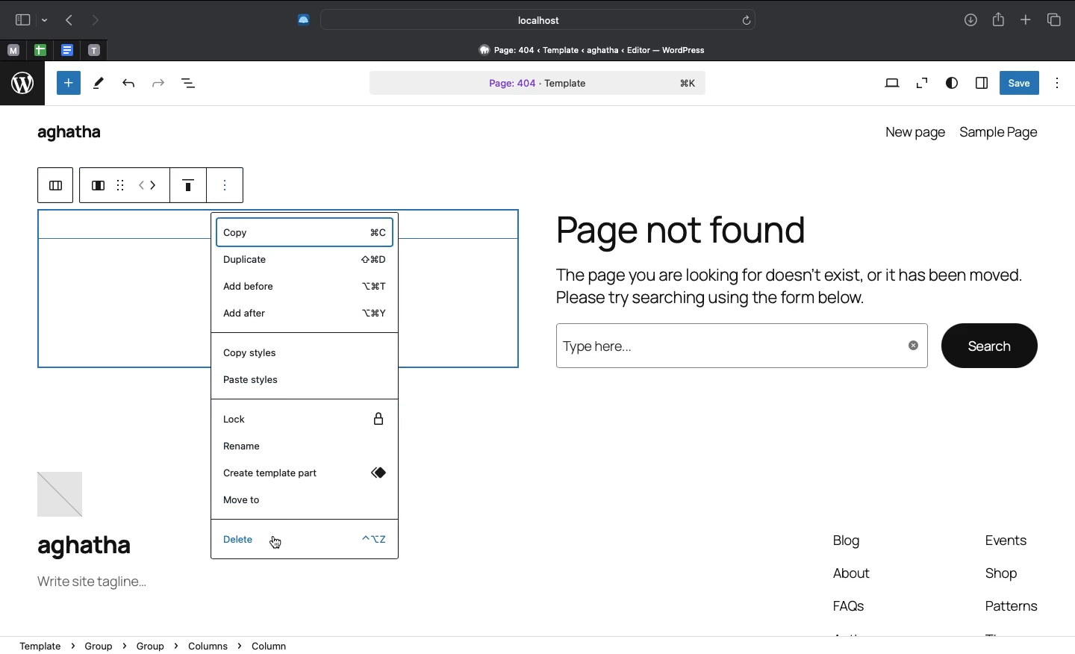  I want to click on Address, so click(537, 646).